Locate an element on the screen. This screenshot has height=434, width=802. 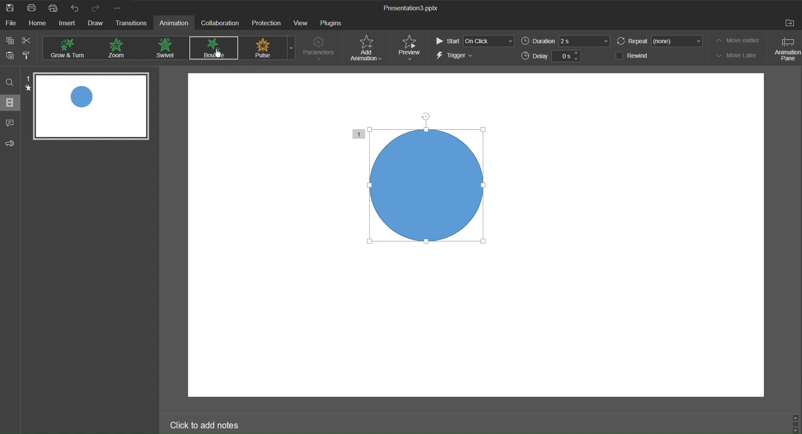
Duration: is located at coordinates (538, 41).